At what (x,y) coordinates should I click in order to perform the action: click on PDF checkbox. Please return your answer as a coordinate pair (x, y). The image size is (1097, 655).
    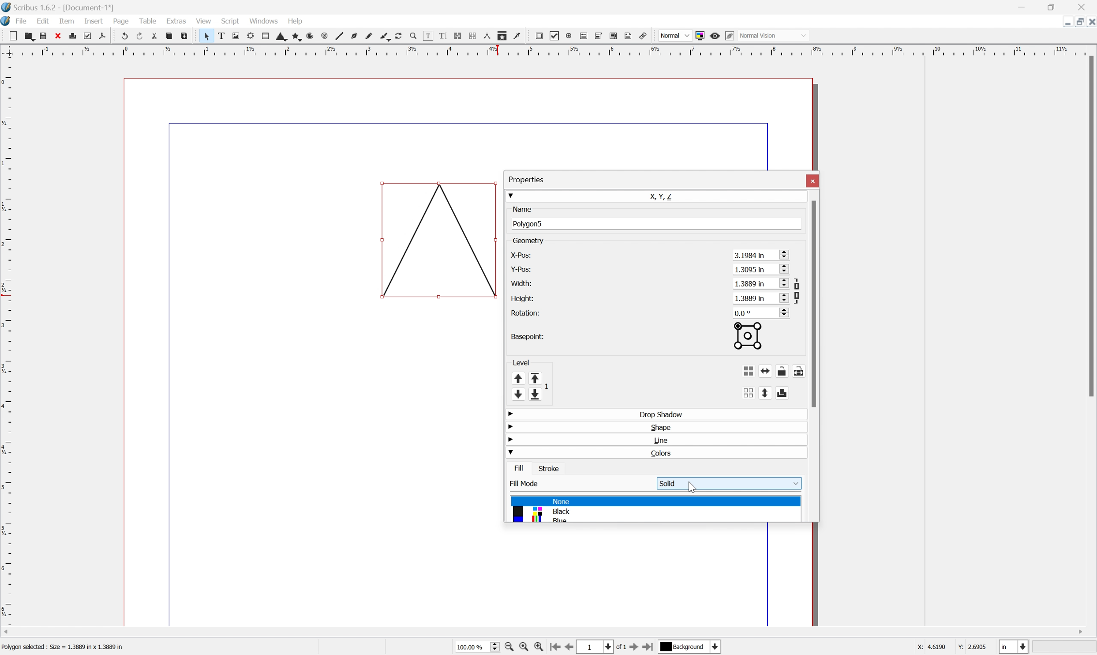
    Looking at the image, I should click on (555, 34).